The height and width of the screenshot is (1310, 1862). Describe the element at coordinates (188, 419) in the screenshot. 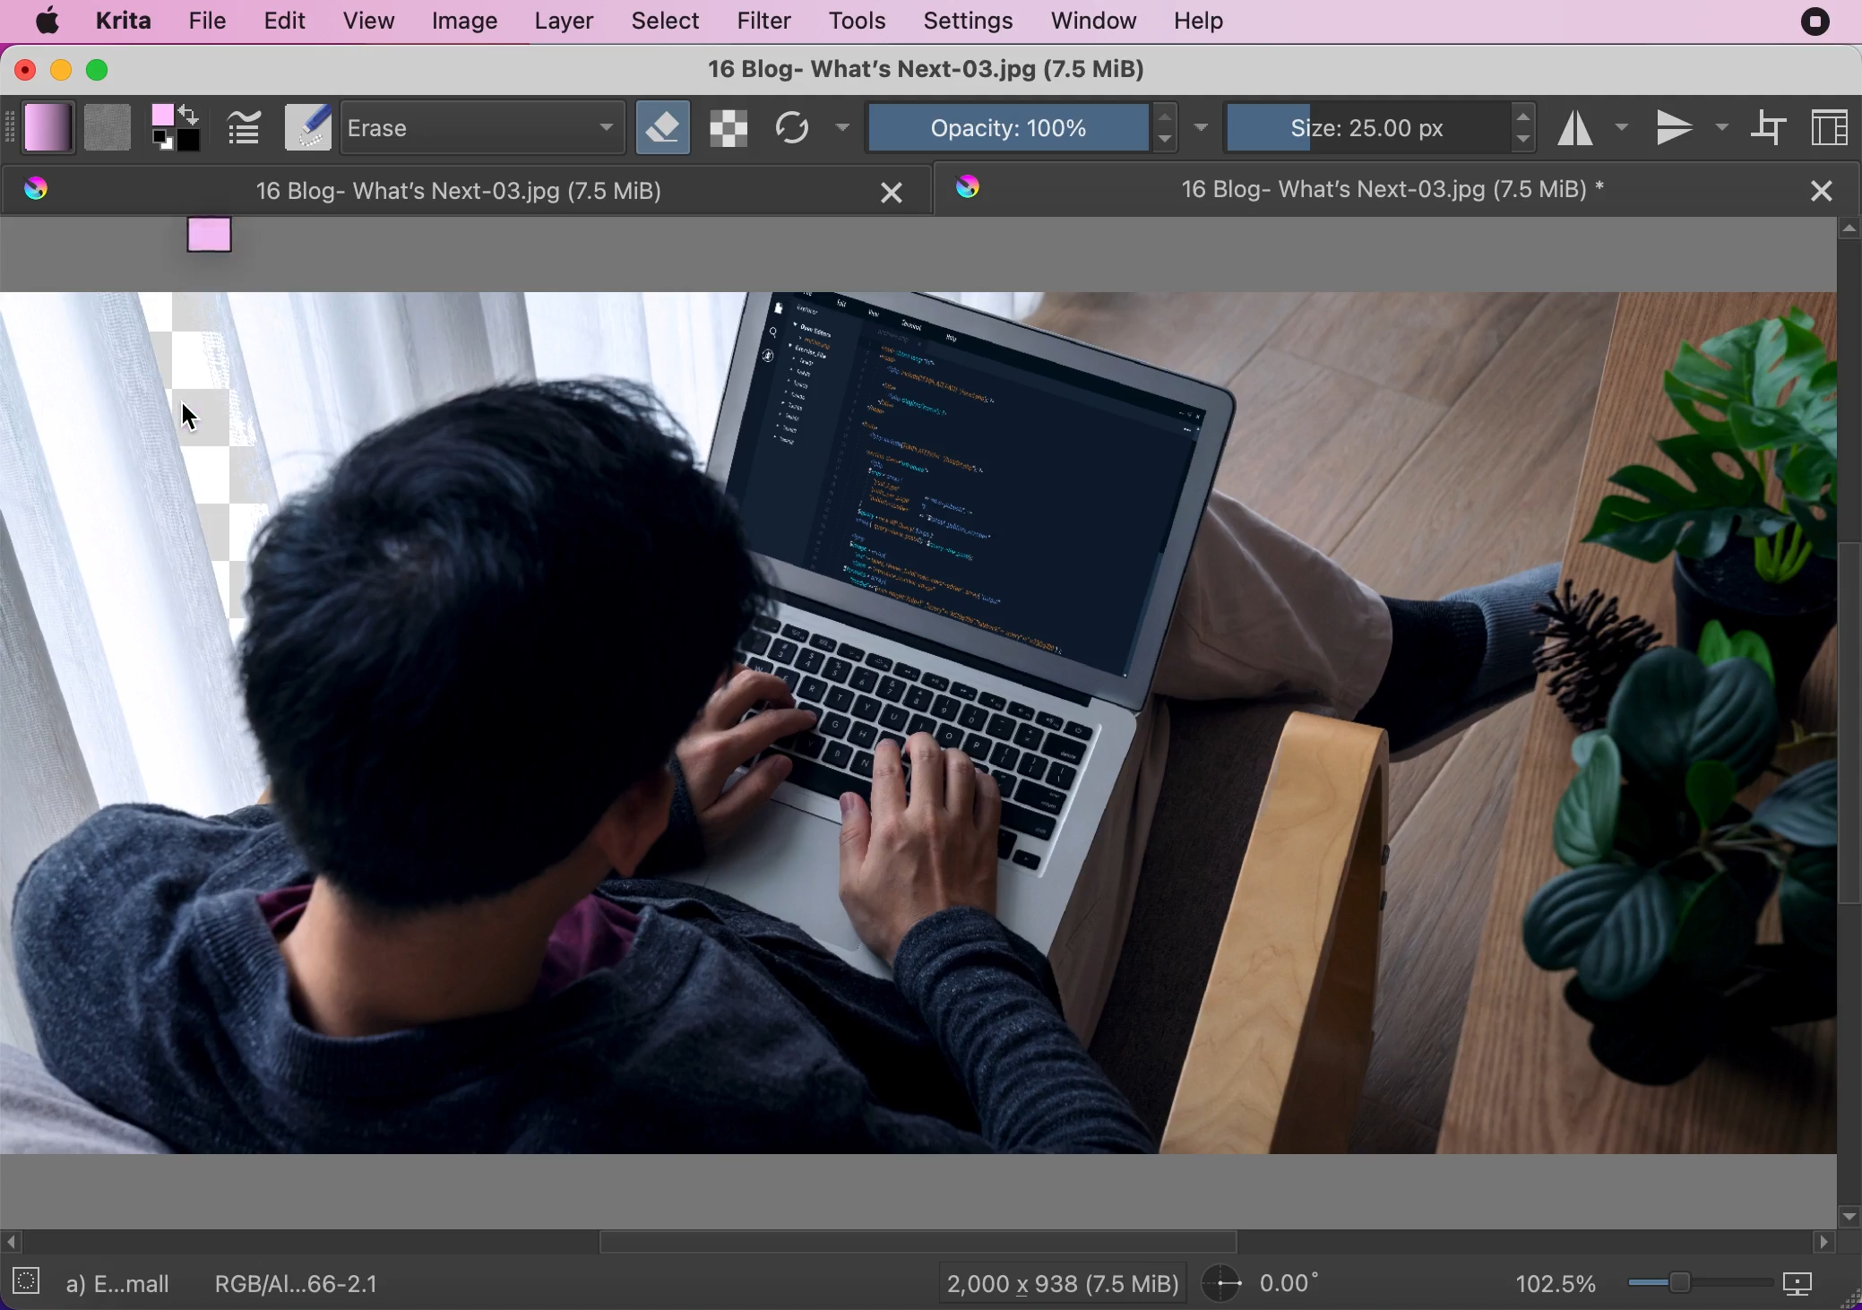

I see `Cursor` at that location.